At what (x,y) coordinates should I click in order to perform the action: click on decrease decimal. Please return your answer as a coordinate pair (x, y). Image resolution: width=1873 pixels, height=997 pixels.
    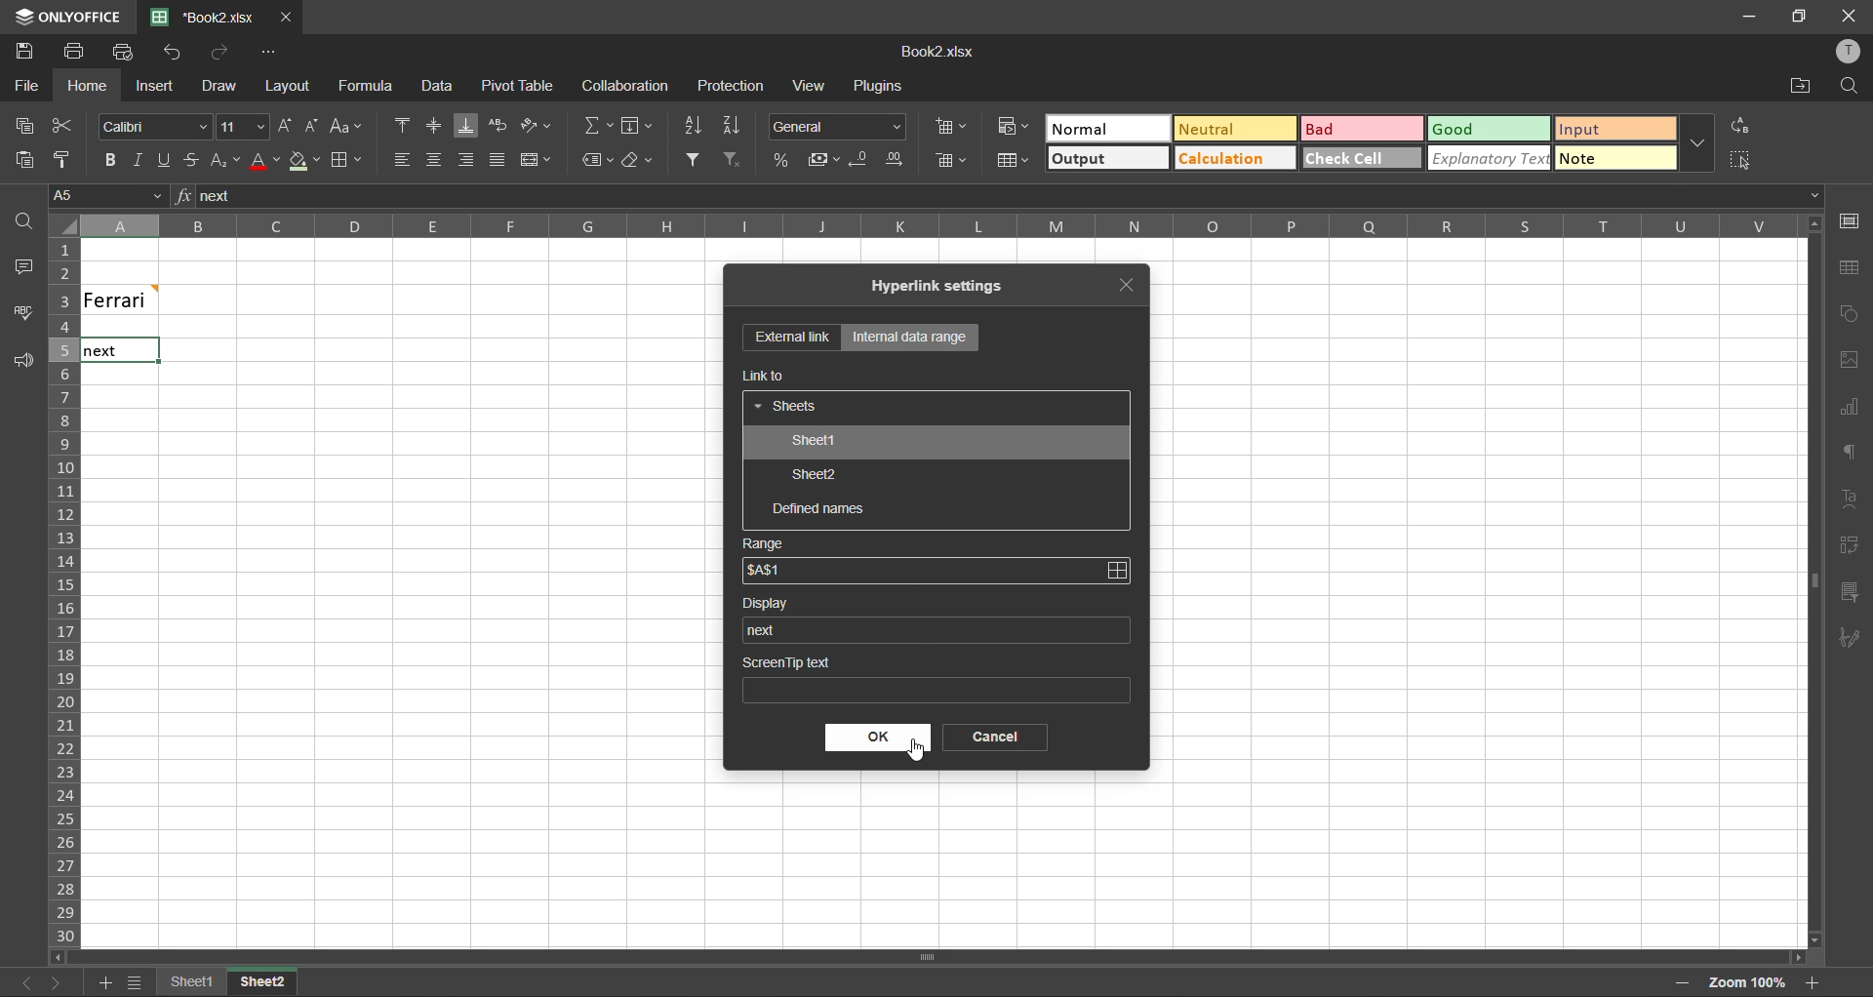
    Looking at the image, I should click on (859, 160).